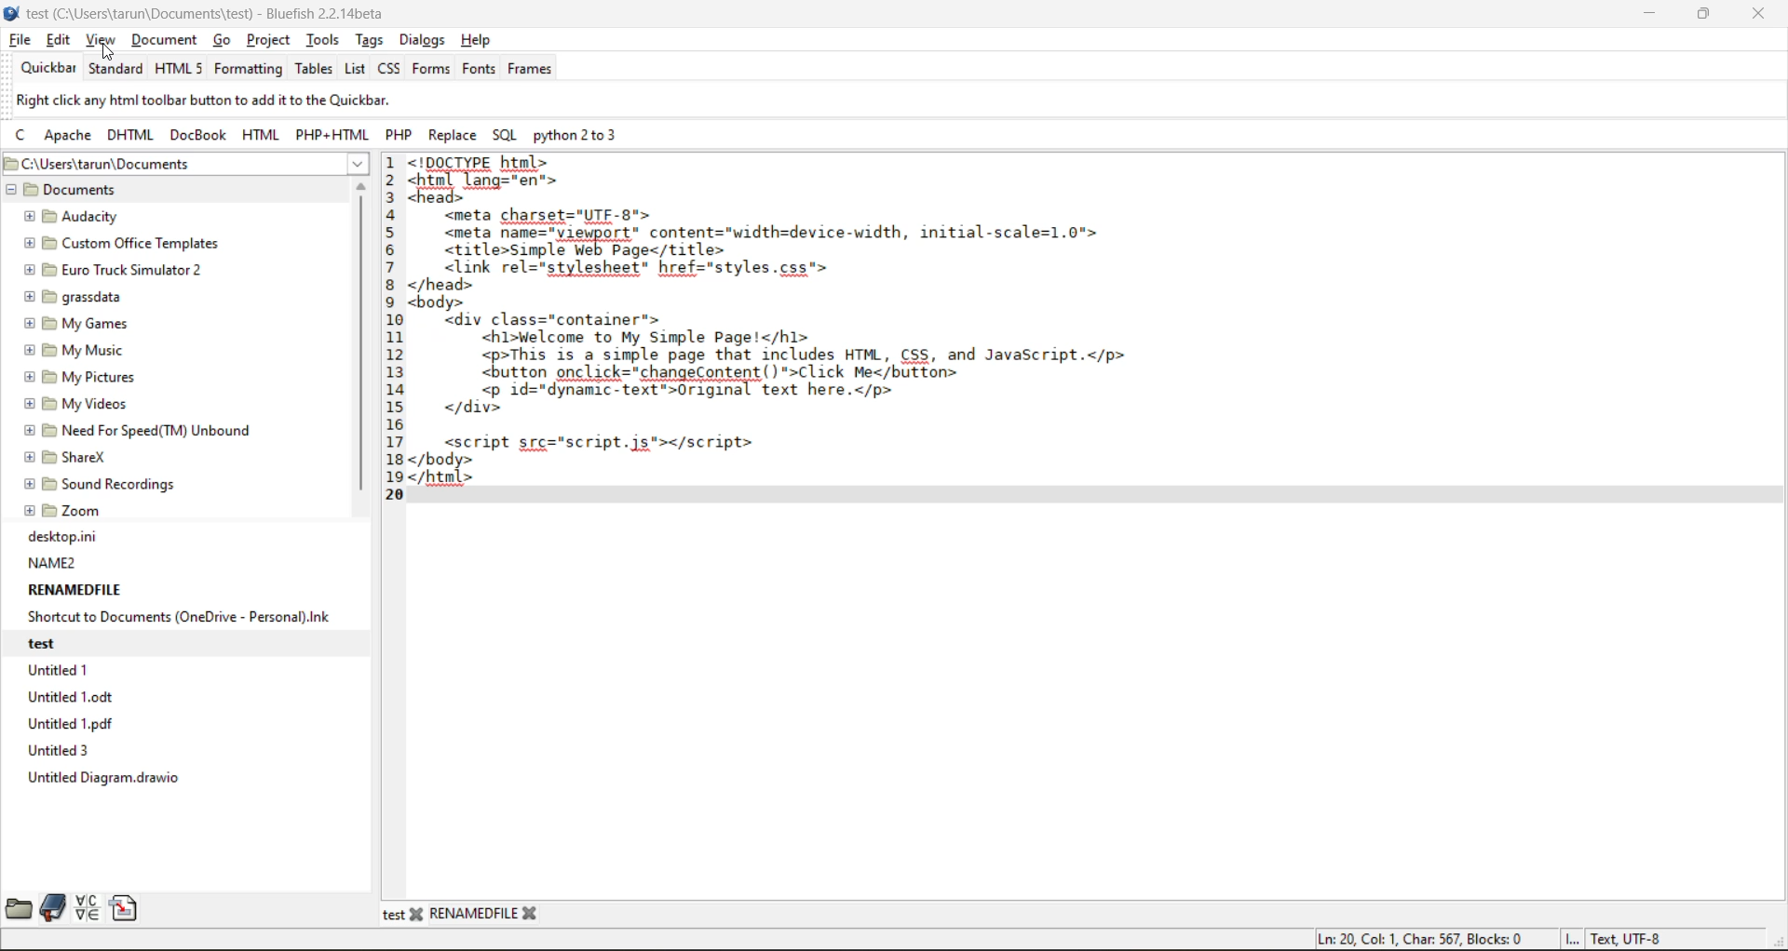 The image size is (1788, 951). I want to click on tools, so click(319, 41).